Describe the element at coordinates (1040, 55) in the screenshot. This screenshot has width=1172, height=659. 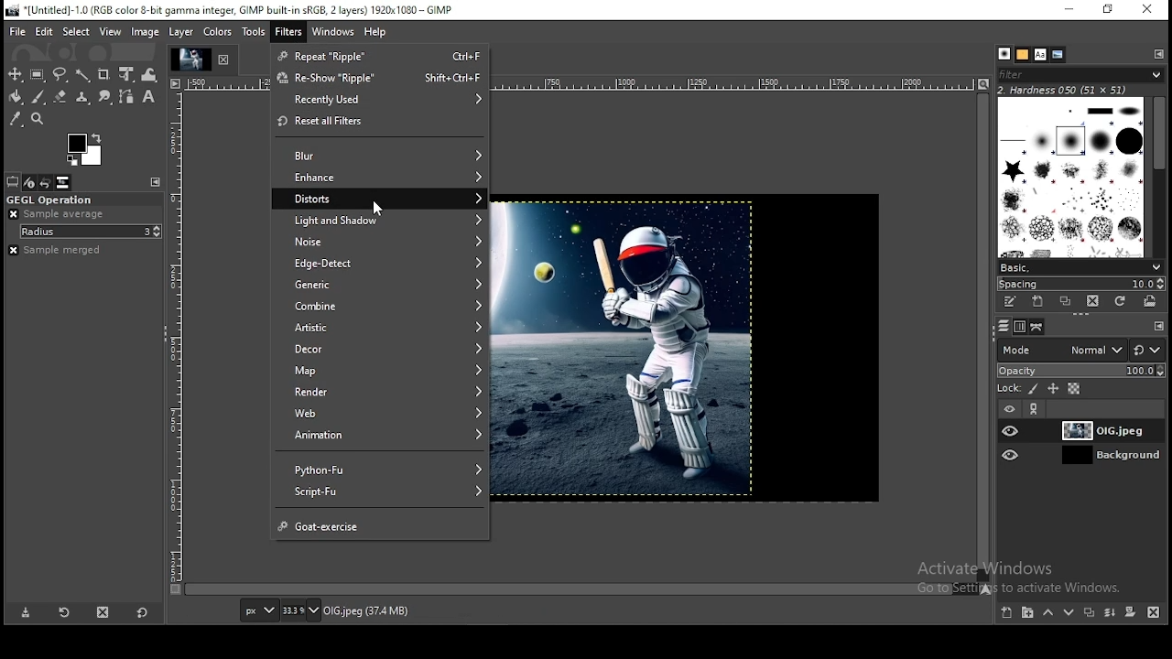
I see `fonts` at that location.